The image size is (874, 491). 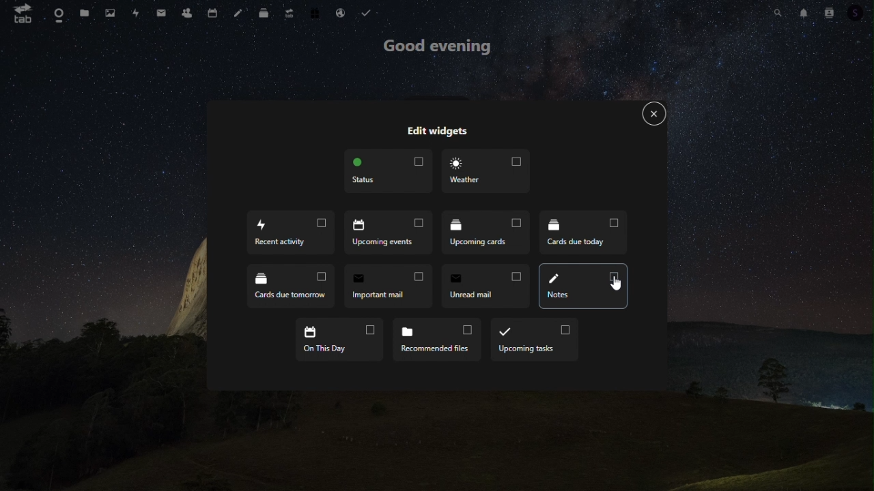 What do you see at coordinates (59, 12) in the screenshot?
I see `Dashboard` at bounding box center [59, 12].